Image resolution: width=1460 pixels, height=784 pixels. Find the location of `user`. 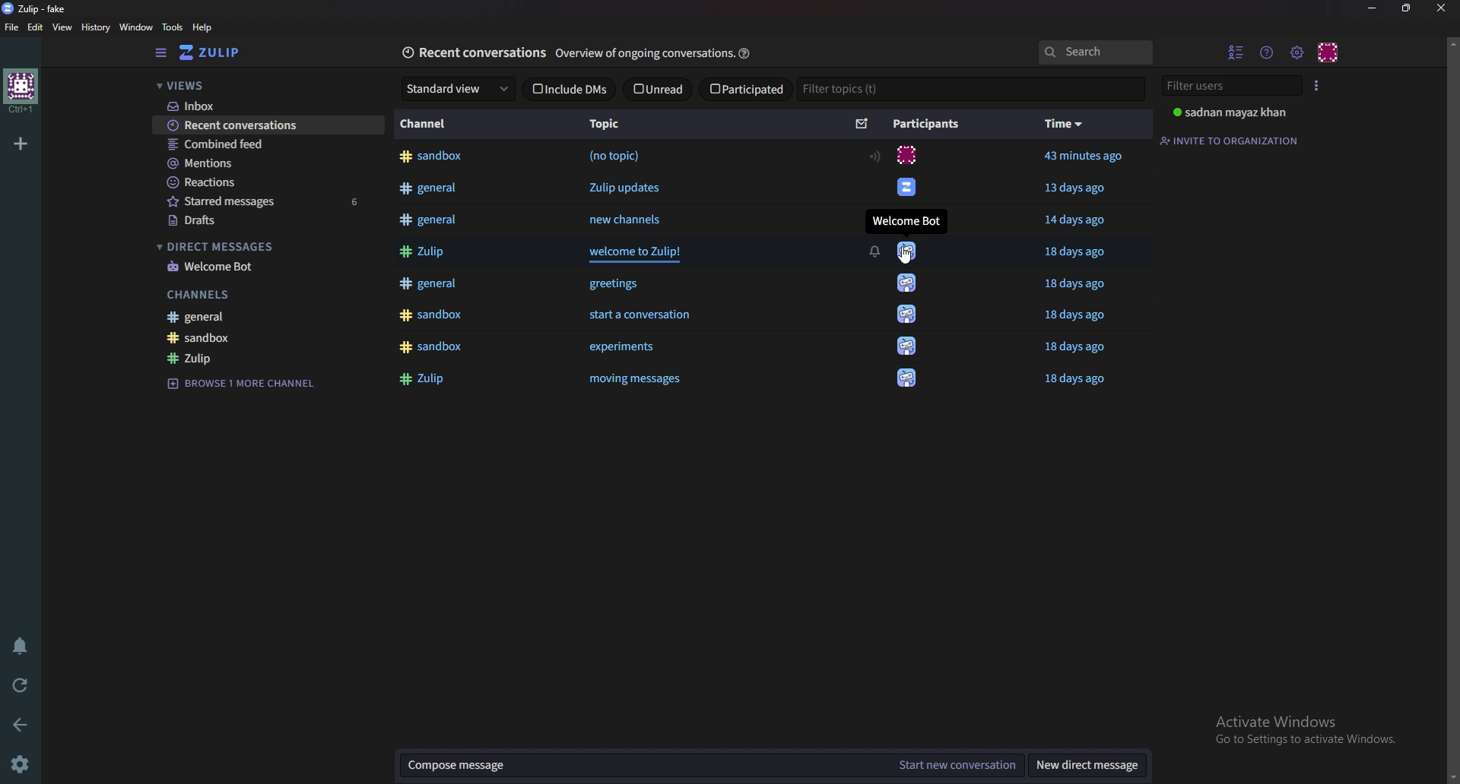

user is located at coordinates (1229, 112).